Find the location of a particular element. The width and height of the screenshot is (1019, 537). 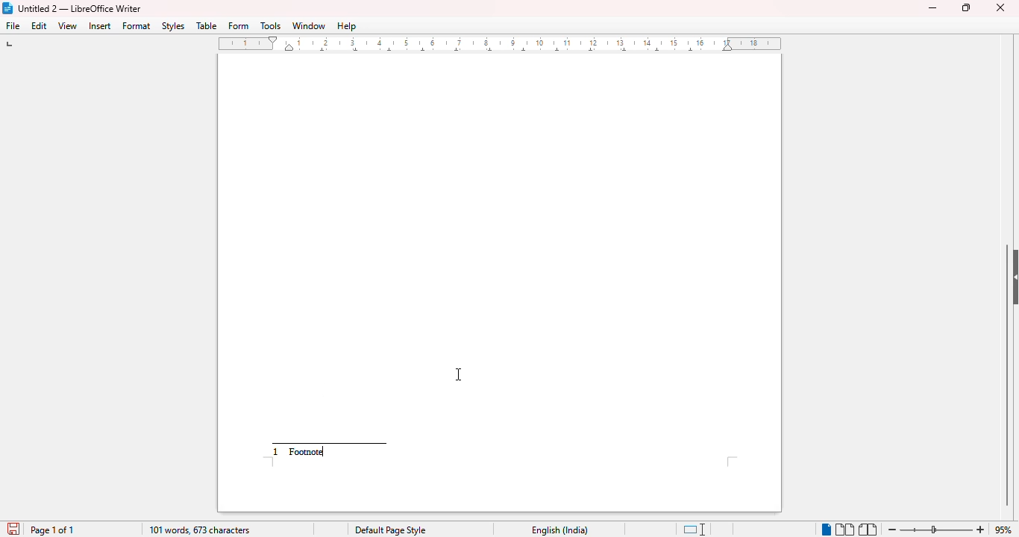

help is located at coordinates (346, 26).